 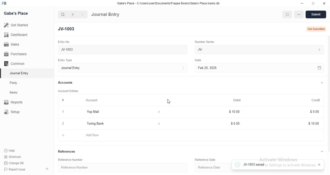 I want to click on Get Started, so click(x=18, y=26).